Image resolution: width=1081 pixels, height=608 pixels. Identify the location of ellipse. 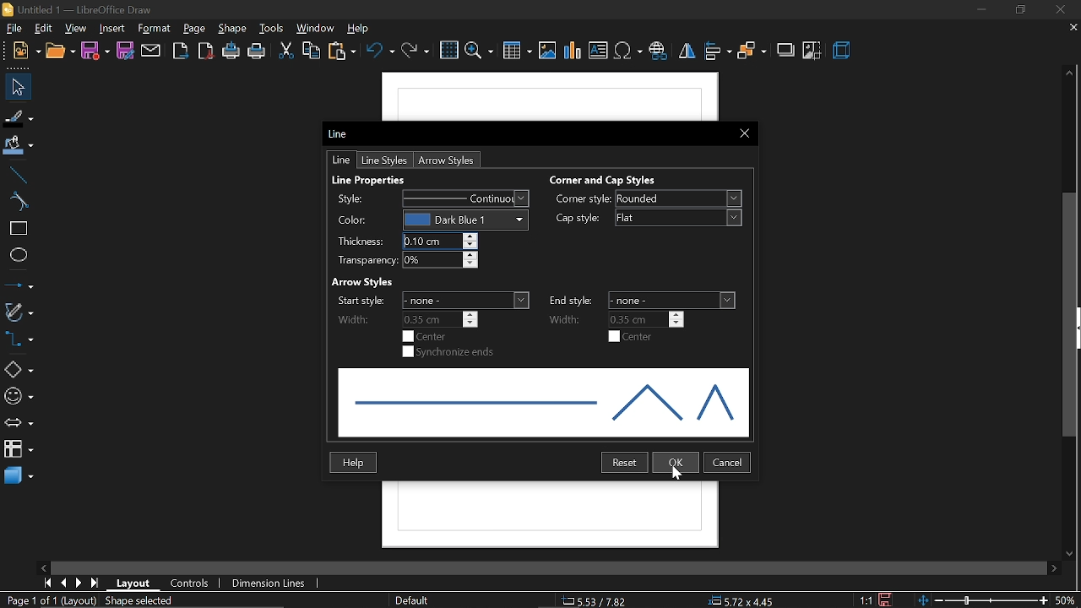
(19, 258).